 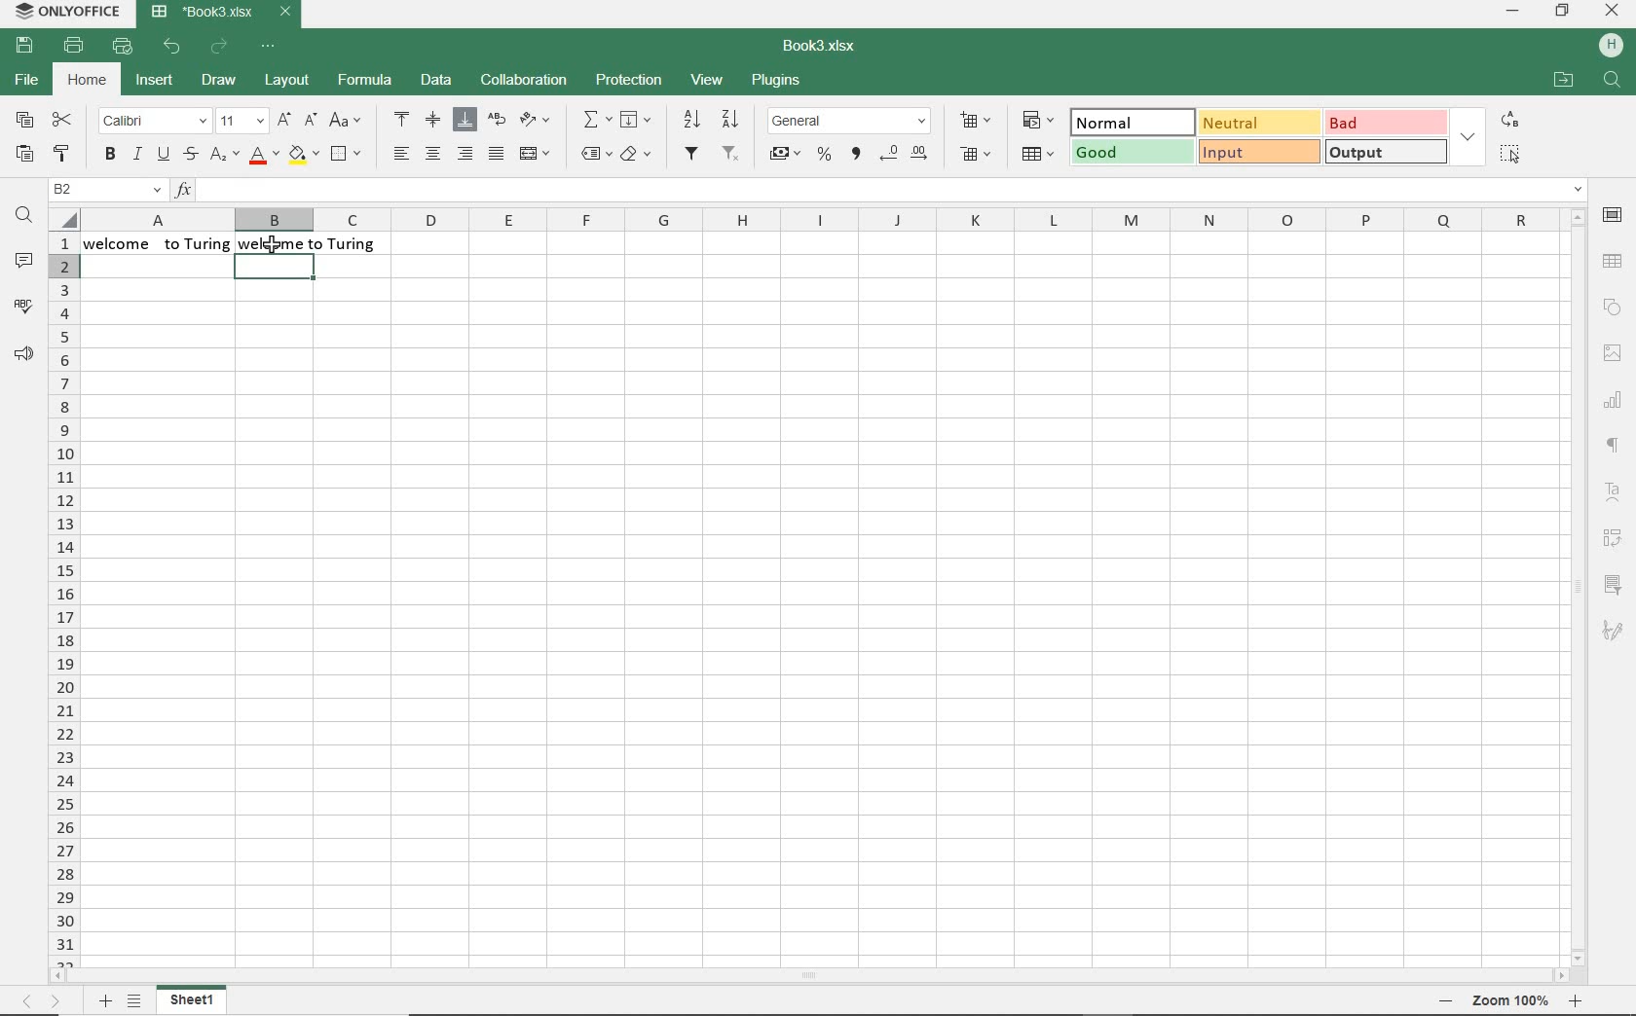 What do you see at coordinates (1509, 119) in the screenshot?
I see `REPLACE` at bounding box center [1509, 119].